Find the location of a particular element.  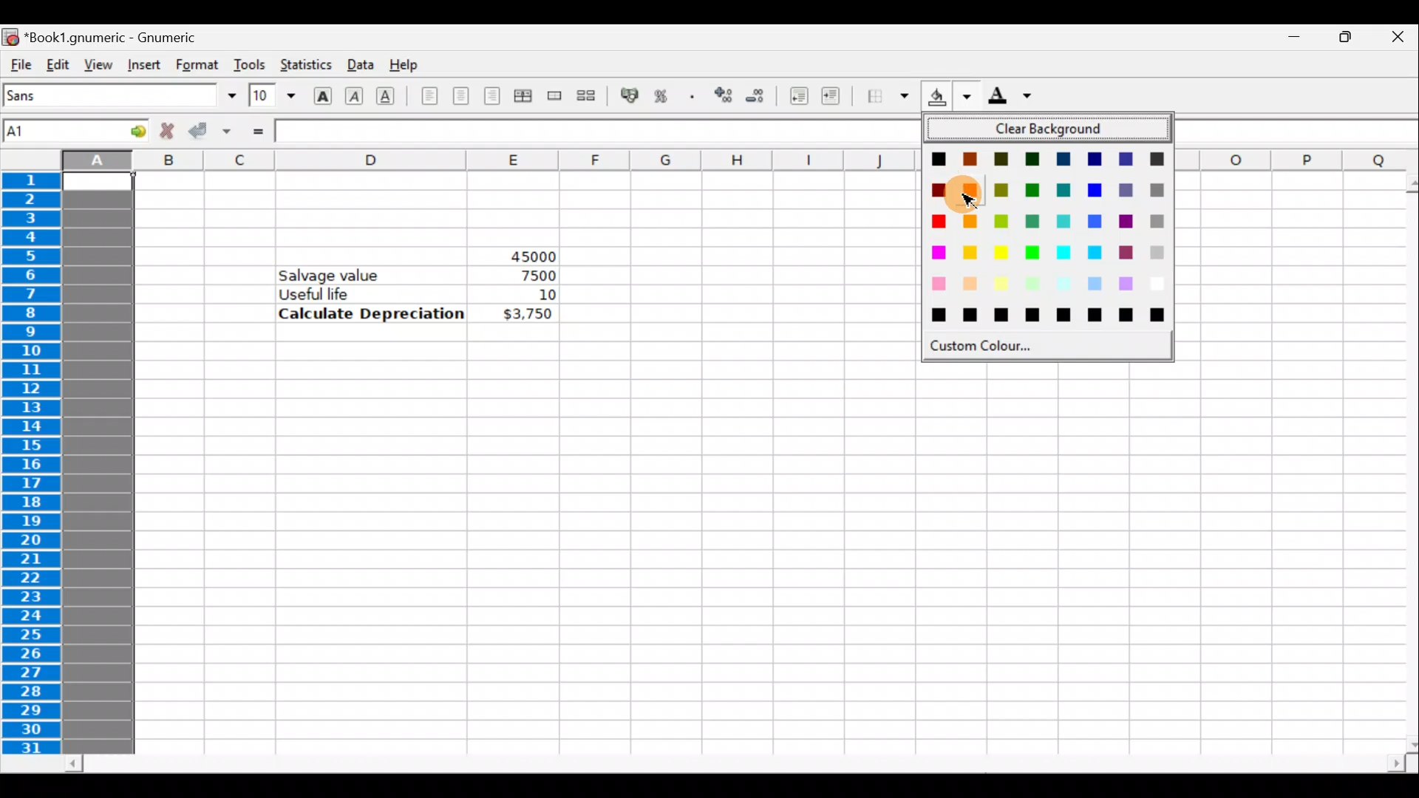

Decrease the number of decimals is located at coordinates (755, 95).